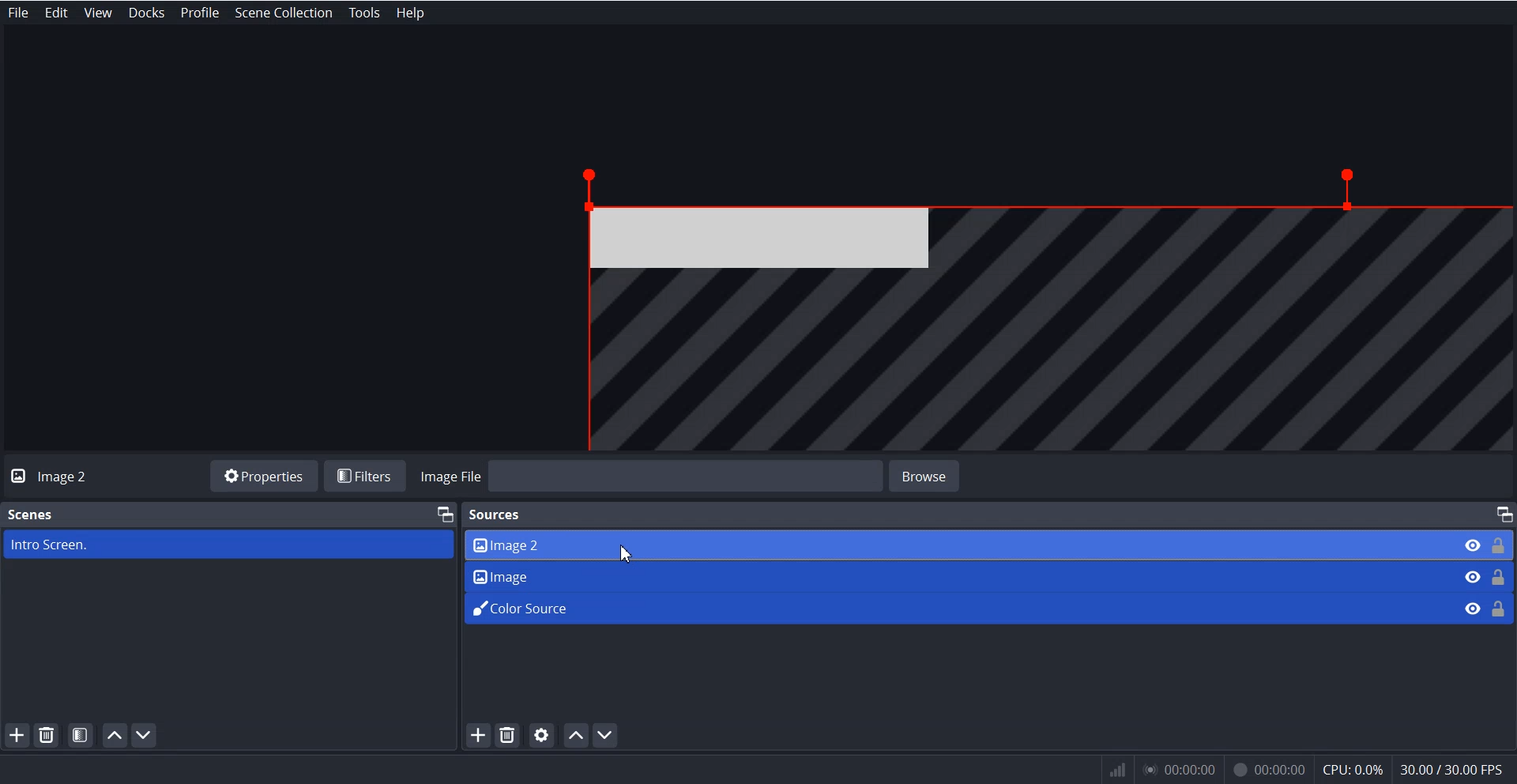 This screenshot has height=784, width=1517. What do you see at coordinates (1268, 767) in the screenshot?
I see `00:00:00` at bounding box center [1268, 767].